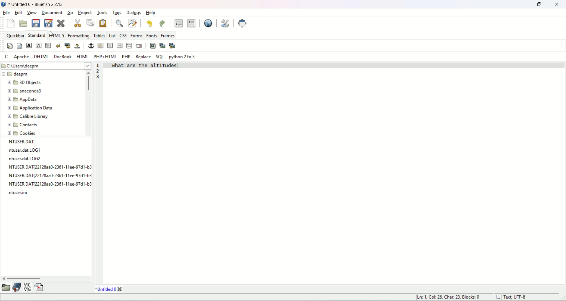 This screenshot has width=566, height=301. I want to click on break, so click(58, 46).